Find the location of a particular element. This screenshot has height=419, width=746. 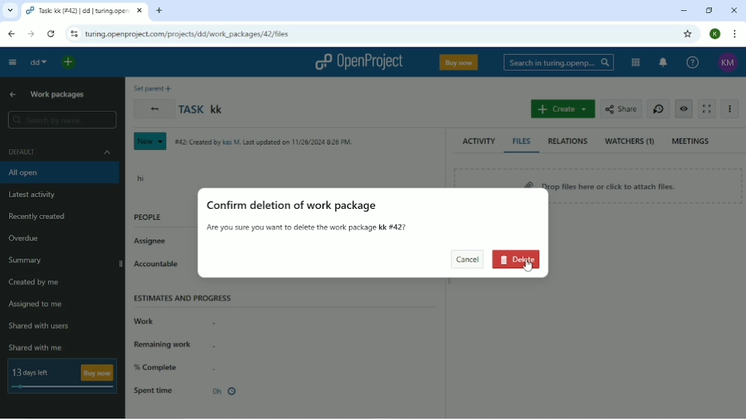

dd is located at coordinates (38, 63).